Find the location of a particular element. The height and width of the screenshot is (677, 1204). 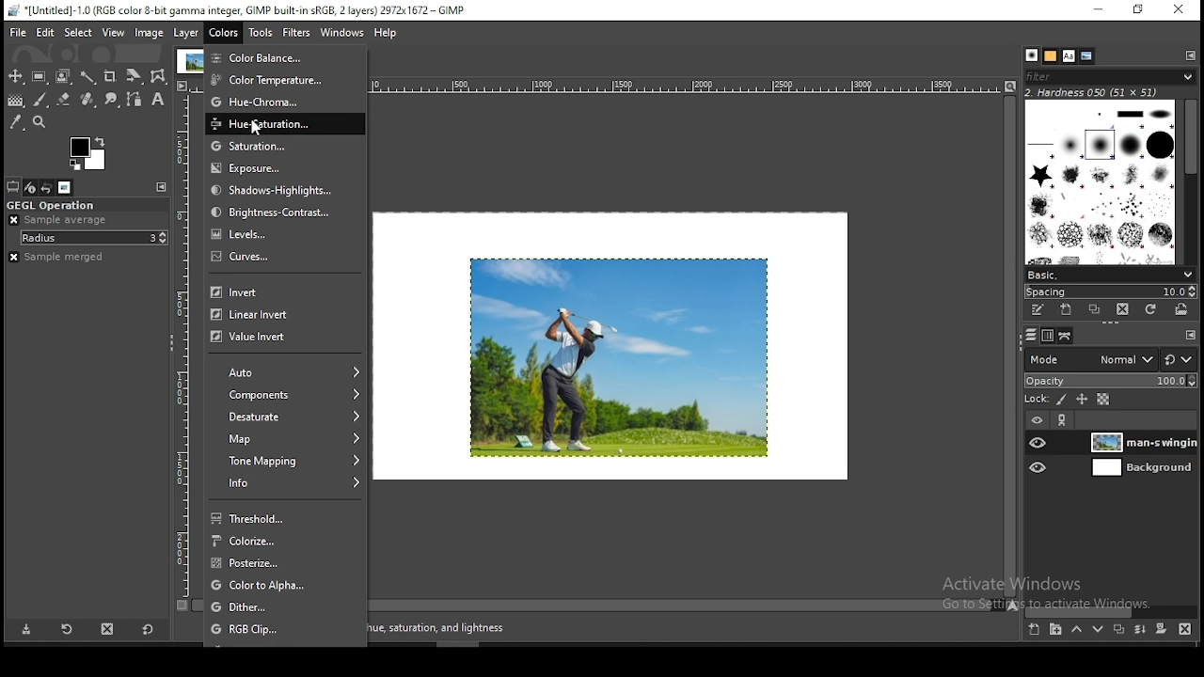

foreground select tool is located at coordinates (62, 76).